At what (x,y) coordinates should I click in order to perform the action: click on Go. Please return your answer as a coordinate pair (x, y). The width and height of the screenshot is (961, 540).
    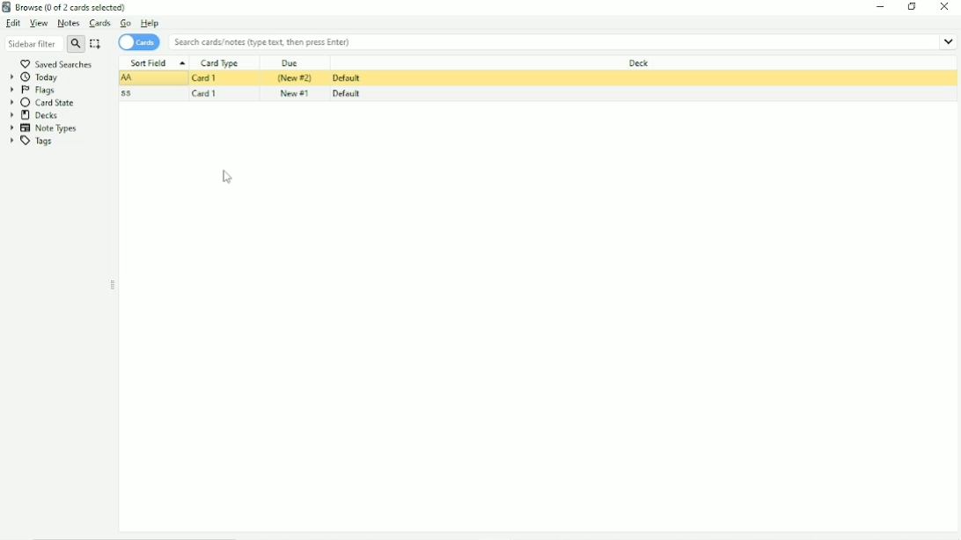
    Looking at the image, I should click on (126, 24).